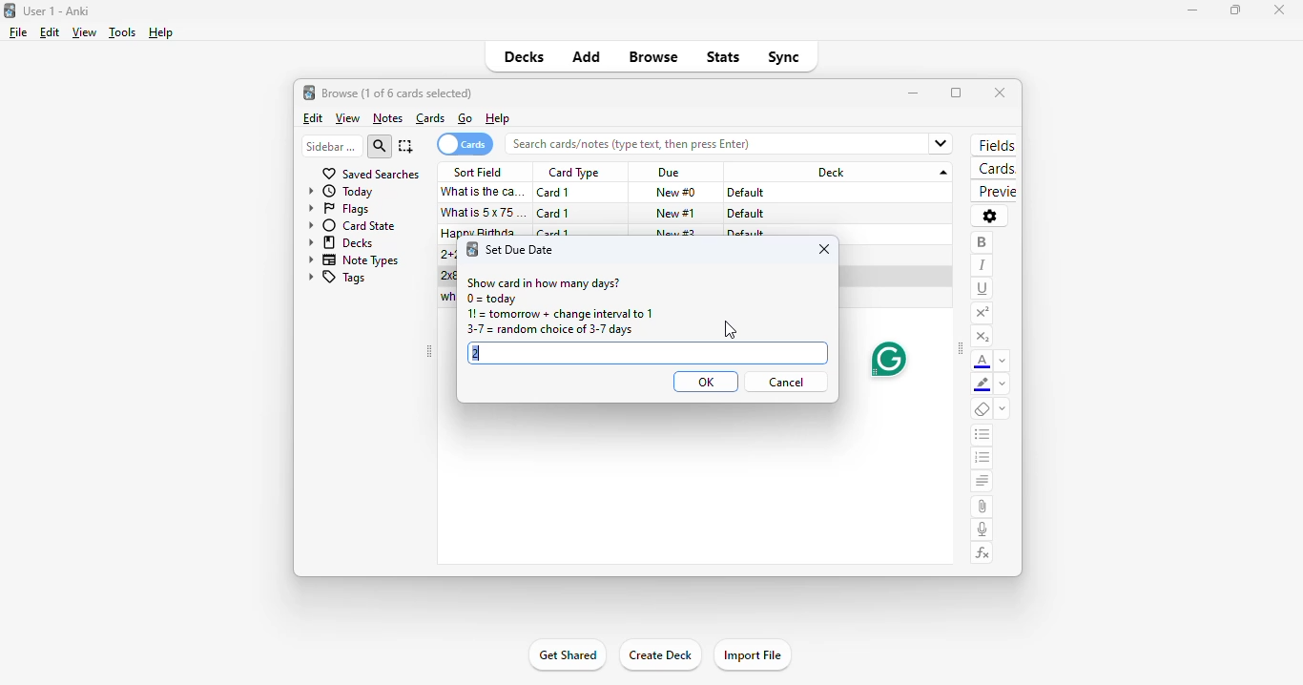 The height and width of the screenshot is (685, 1303). What do you see at coordinates (355, 259) in the screenshot?
I see `note types` at bounding box center [355, 259].